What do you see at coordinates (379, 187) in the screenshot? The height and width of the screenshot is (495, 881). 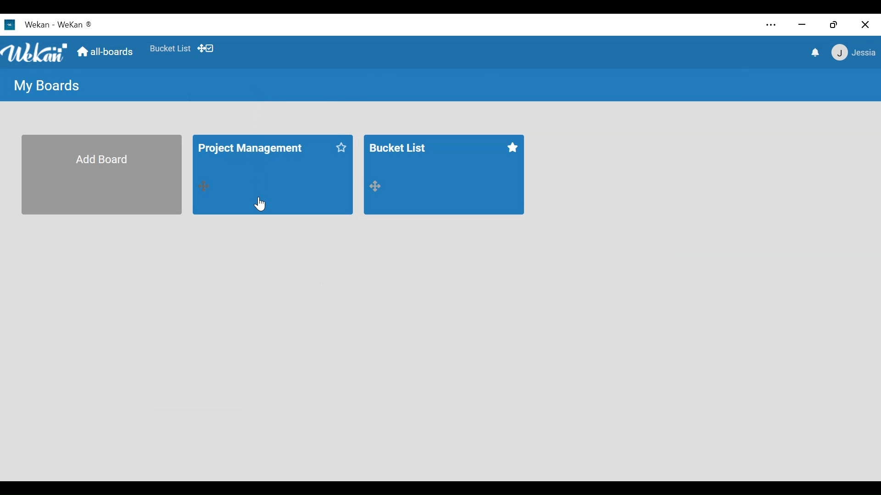 I see `Desktop drag handle` at bounding box center [379, 187].